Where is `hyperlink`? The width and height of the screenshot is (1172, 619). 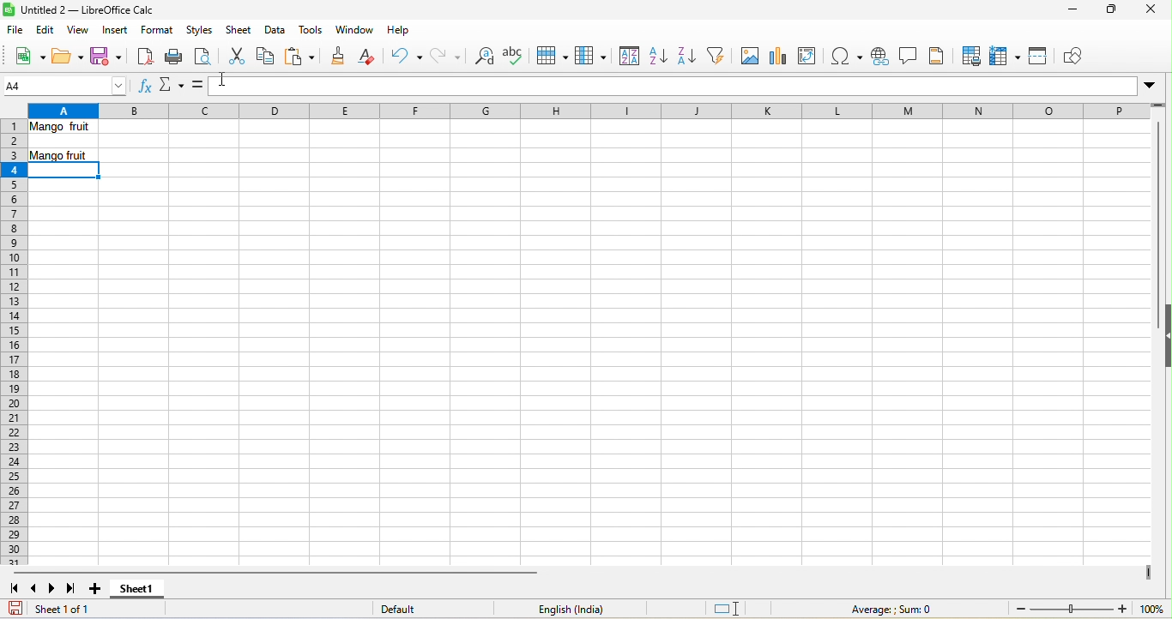
hyperlink is located at coordinates (882, 57).